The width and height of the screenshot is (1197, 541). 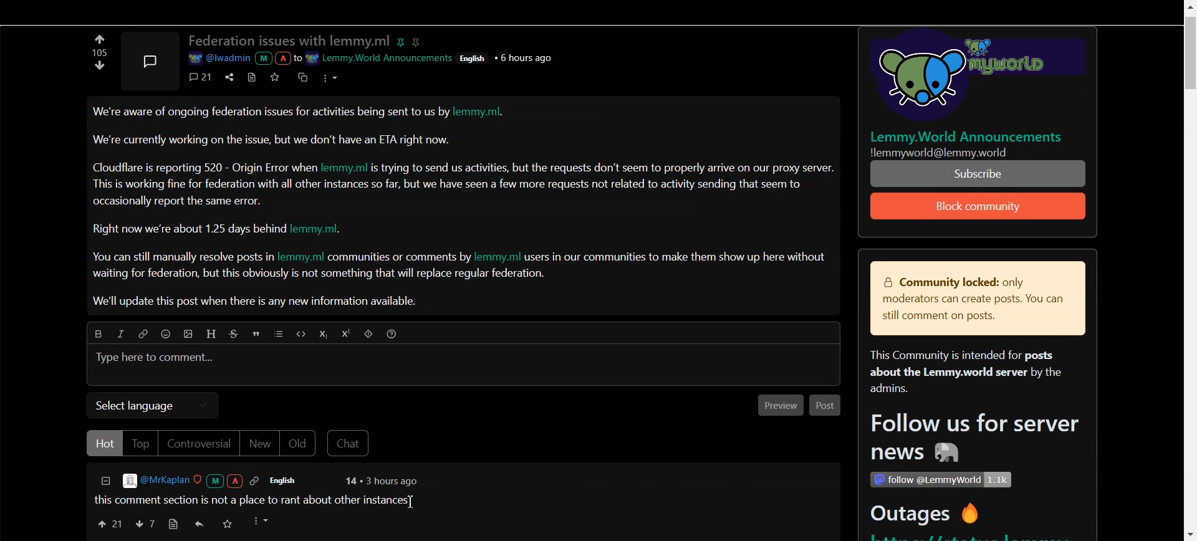 I want to click on properly arrive on our proxy server.
PE TEI SON TE WT, so click(x=979, y=173).